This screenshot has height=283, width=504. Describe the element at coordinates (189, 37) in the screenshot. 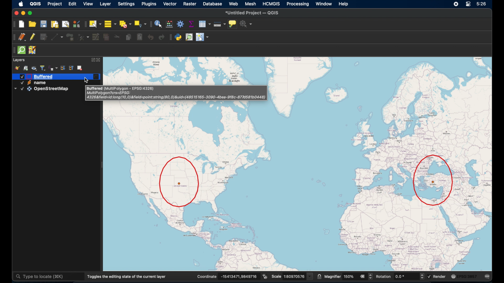

I see `someplace search` at that location.